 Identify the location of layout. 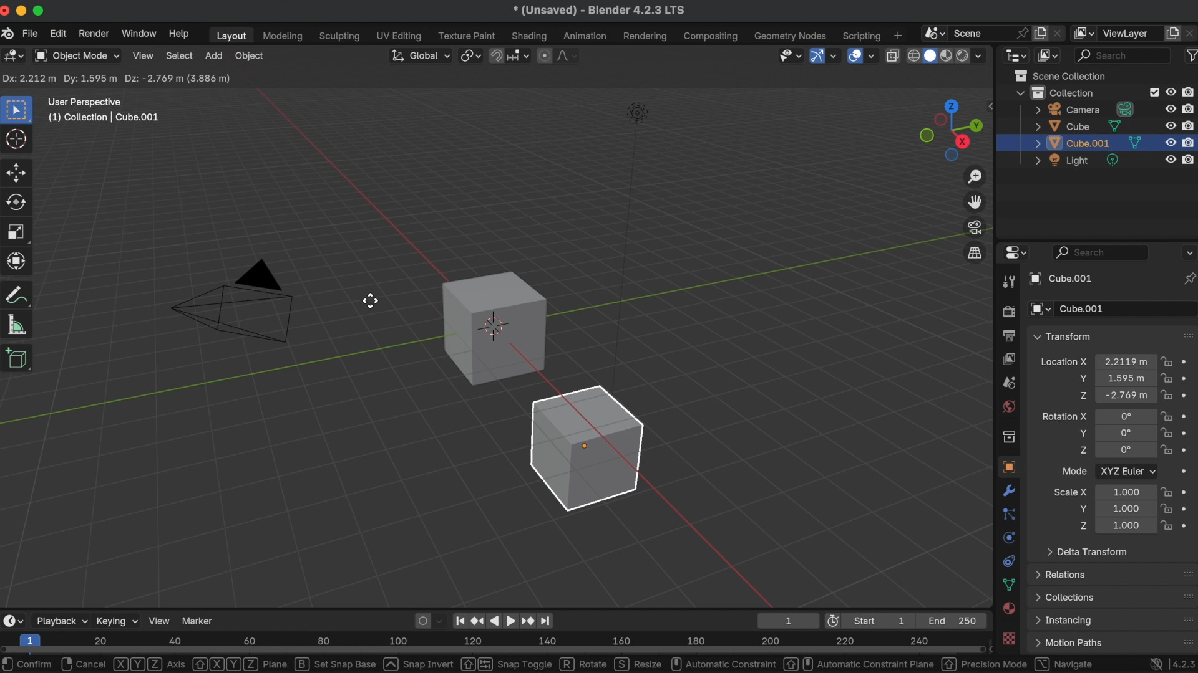
(229, 36).